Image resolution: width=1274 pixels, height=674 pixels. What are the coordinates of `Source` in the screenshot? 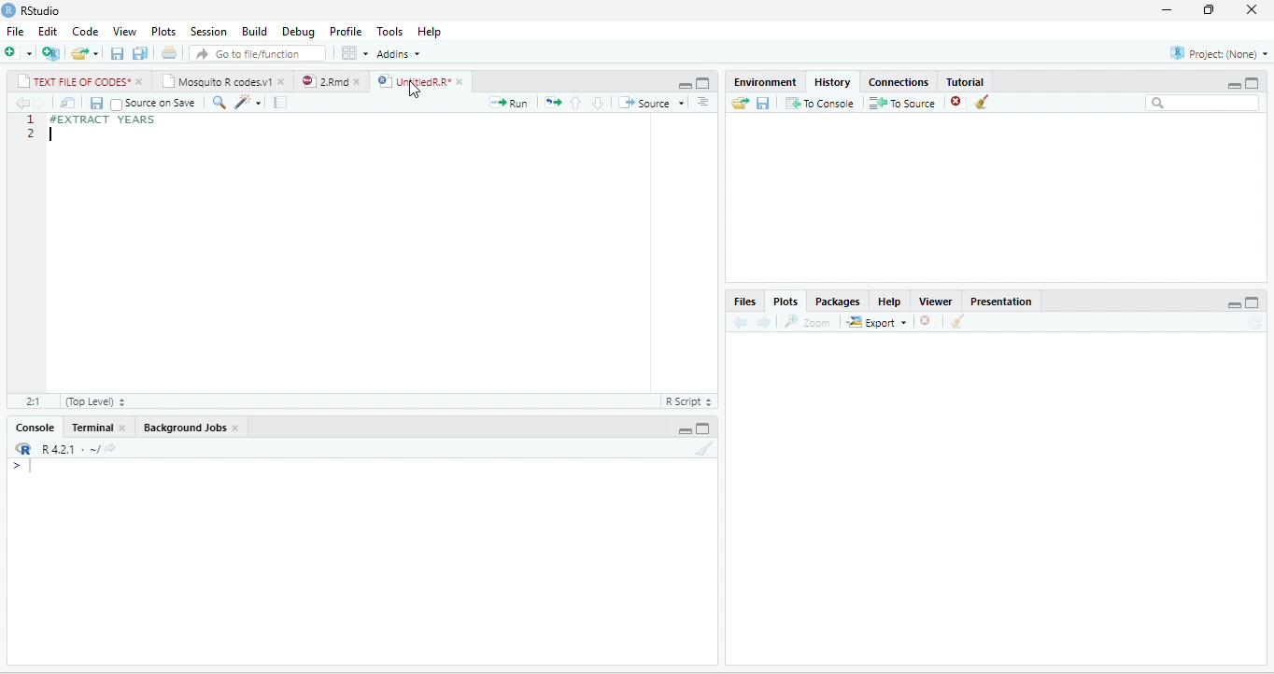 It's located at (652, 103).